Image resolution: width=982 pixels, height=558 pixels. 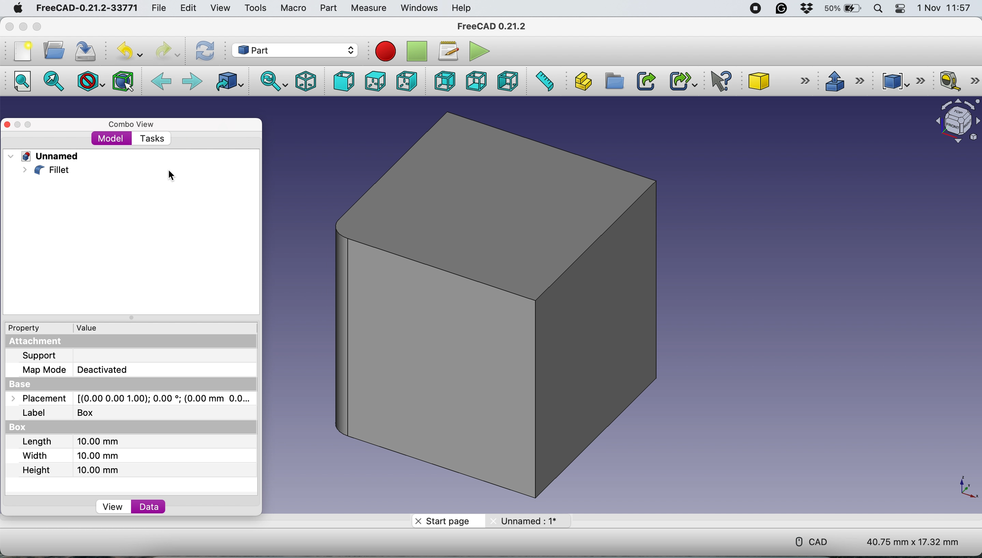 I want to click on cursor, so click(x=173, y=177).